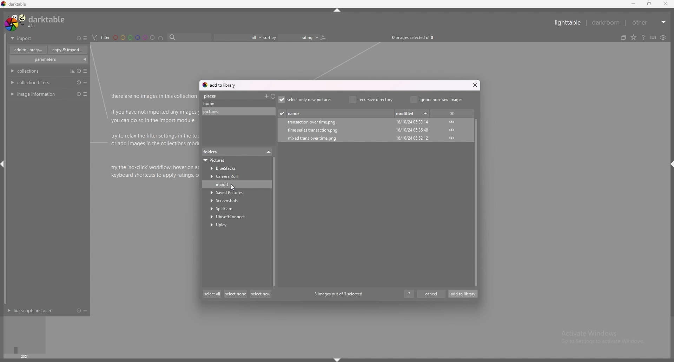 The width and height of the screenshot is (674, 362). Describe the element at coordinates (25, 335) in the screenshot. I see `time selector` at that location.